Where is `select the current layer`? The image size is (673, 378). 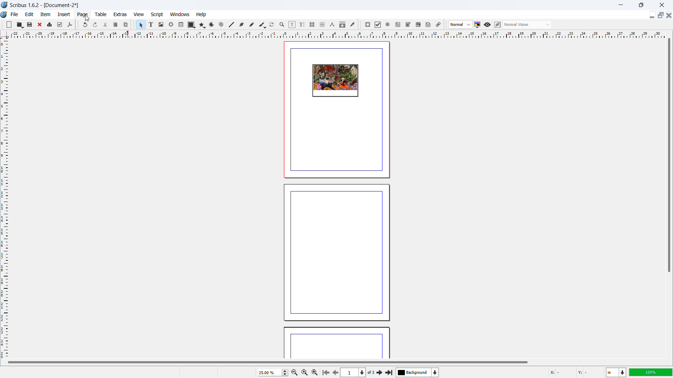 select the current layer is located at coordinates (417, 372).